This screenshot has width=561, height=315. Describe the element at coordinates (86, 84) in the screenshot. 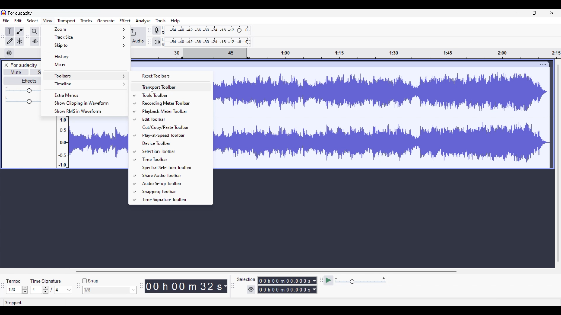

I see `Timeline options` at that location.